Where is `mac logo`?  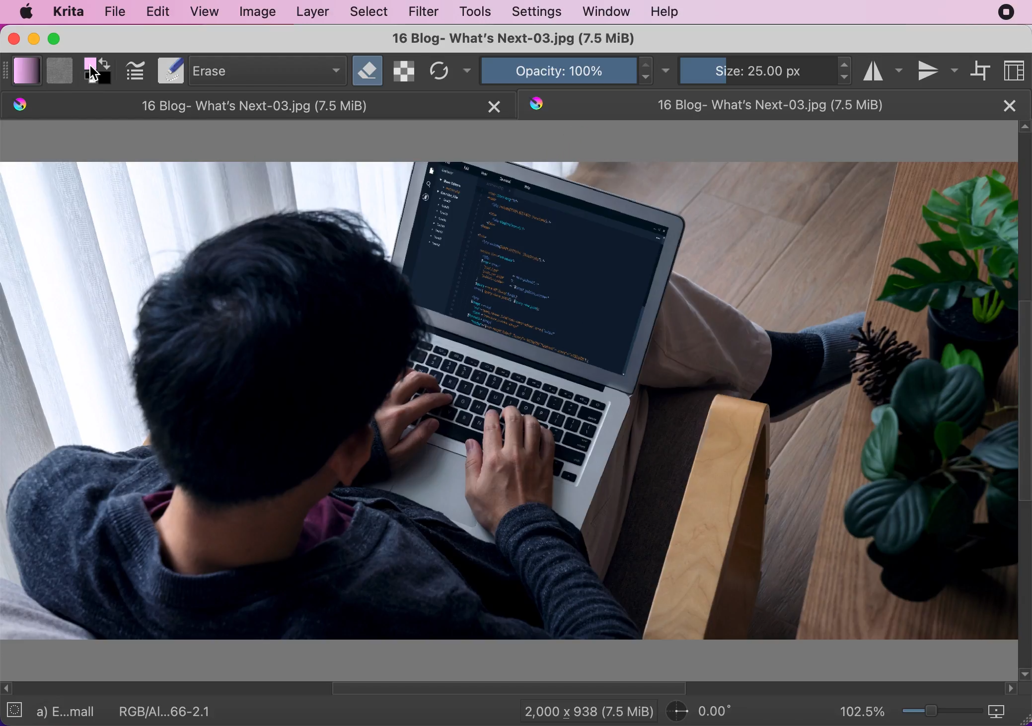
mac logo is located at coordinates (26, 11).